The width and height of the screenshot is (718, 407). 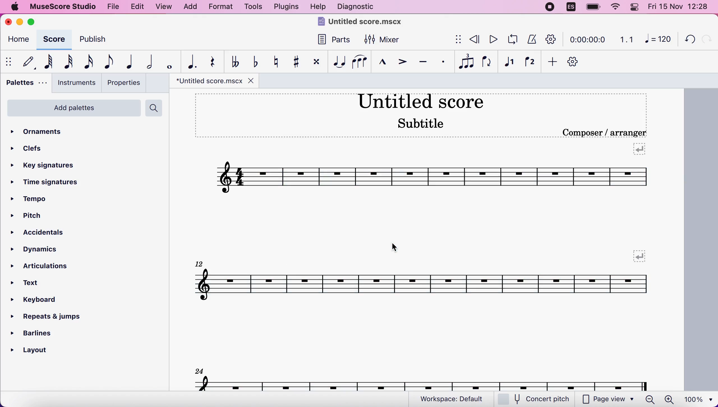 I want to click on score, so click(x=422, y=383).